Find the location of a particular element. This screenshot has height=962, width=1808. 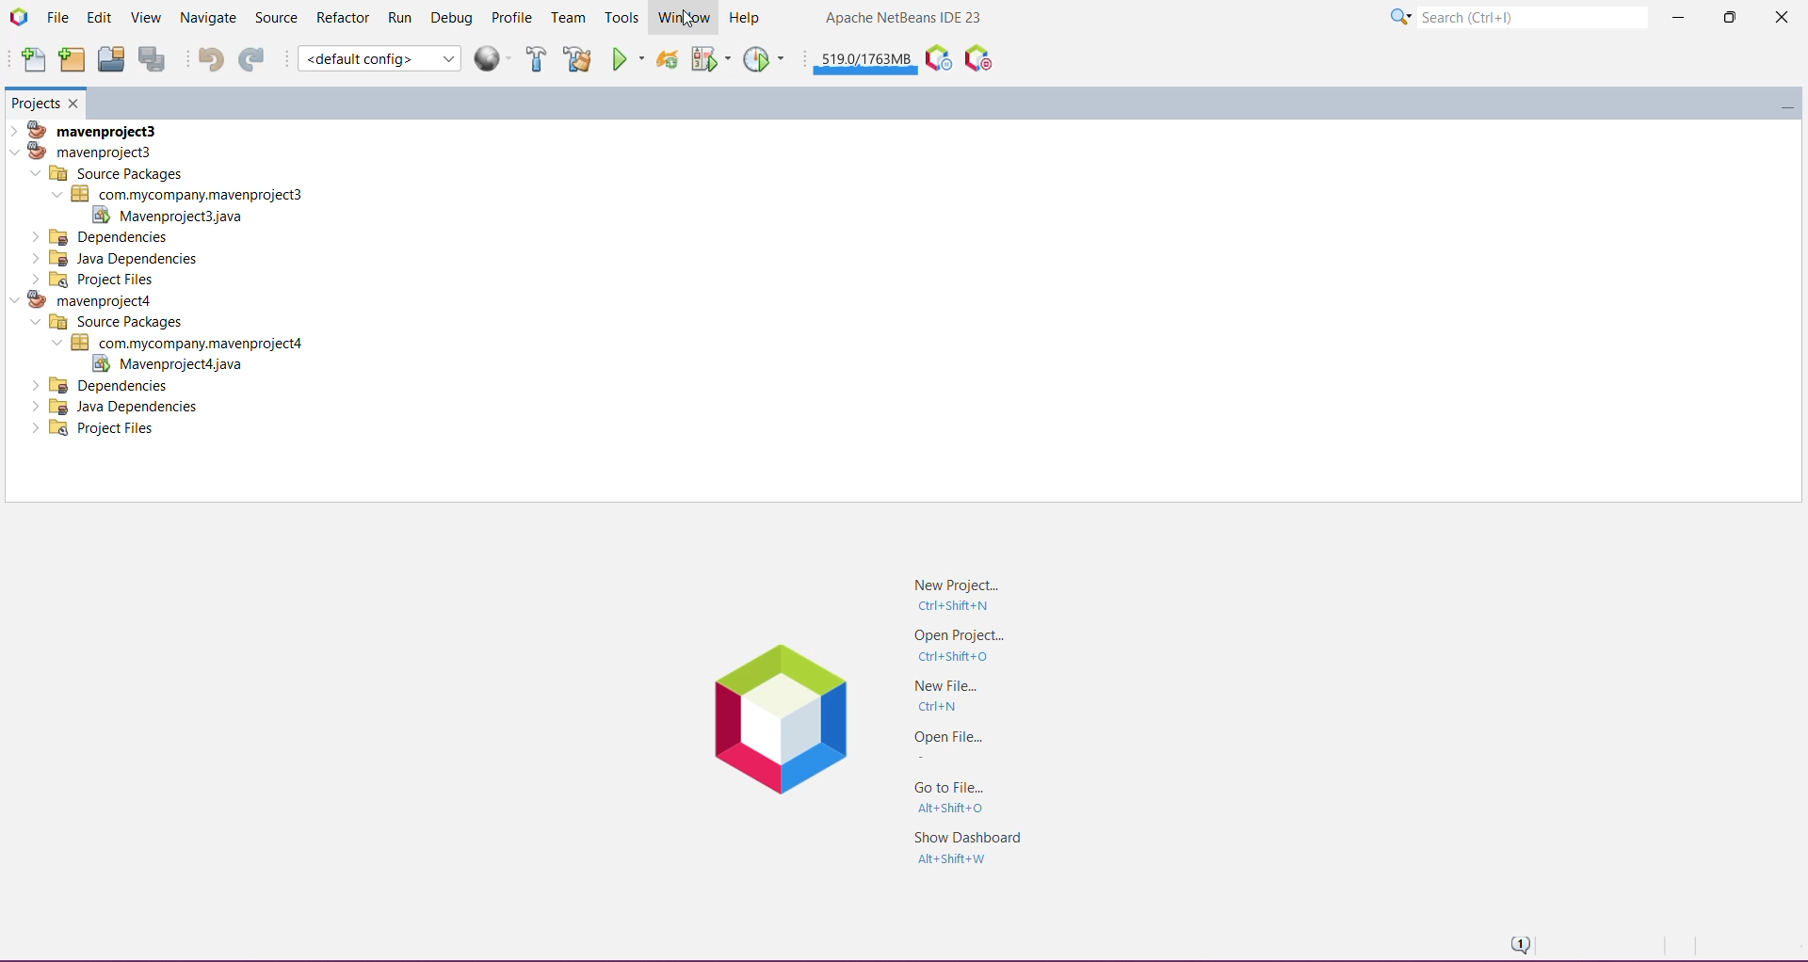

Tools is located at coordinates (621, 19).